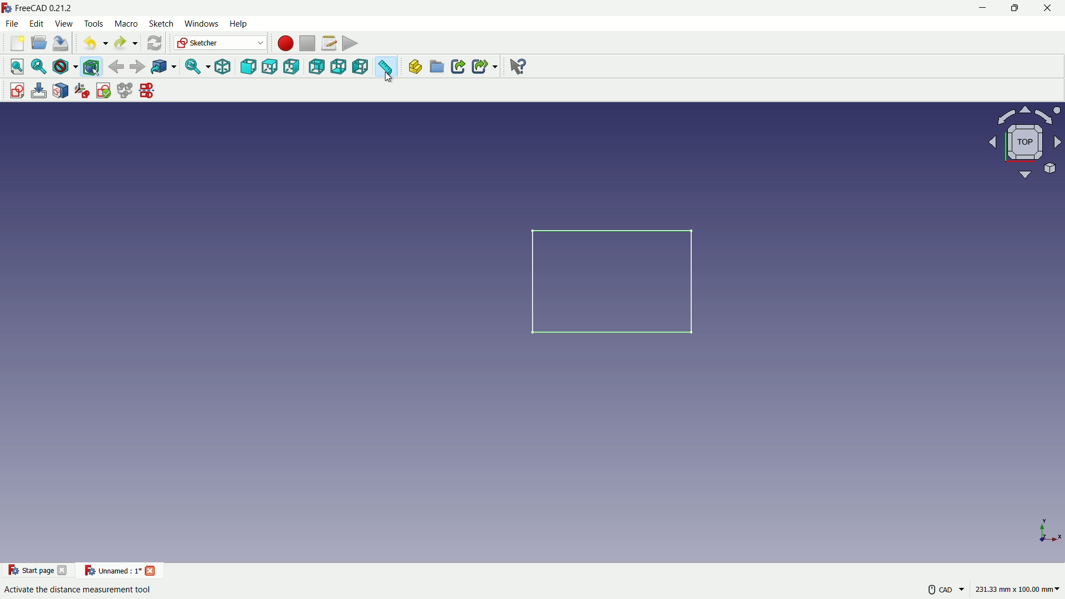  I want to click on edit menu, so click(37, 23).